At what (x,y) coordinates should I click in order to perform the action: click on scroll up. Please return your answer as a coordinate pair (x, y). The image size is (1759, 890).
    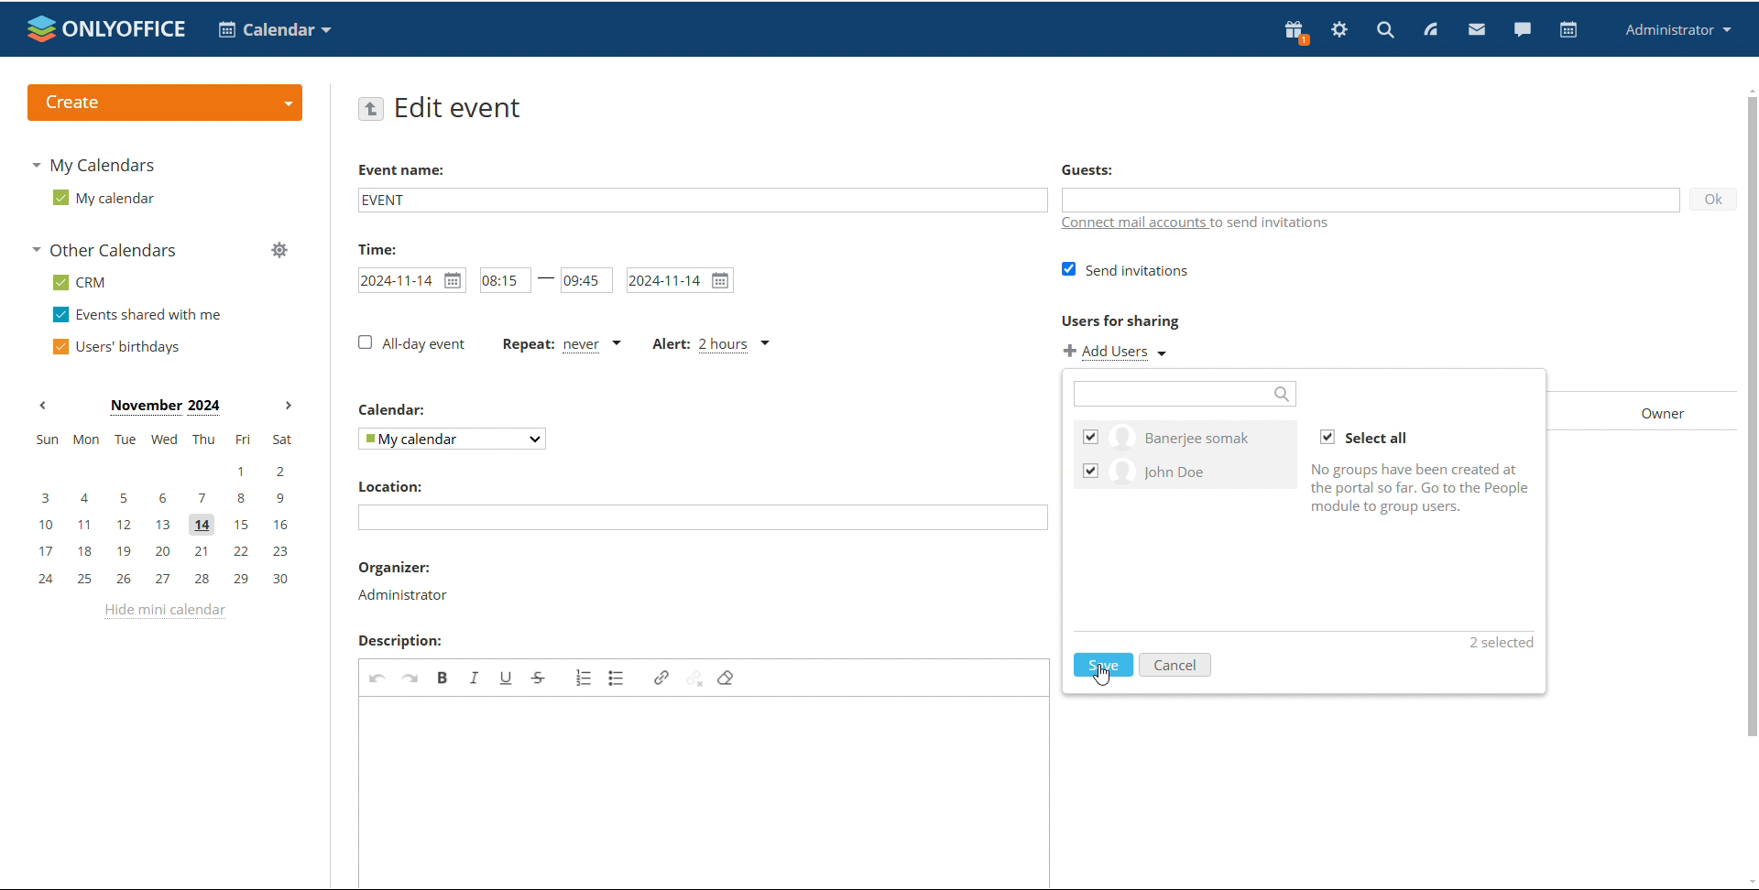
    Looking at the image, I should click on (1748, 89).